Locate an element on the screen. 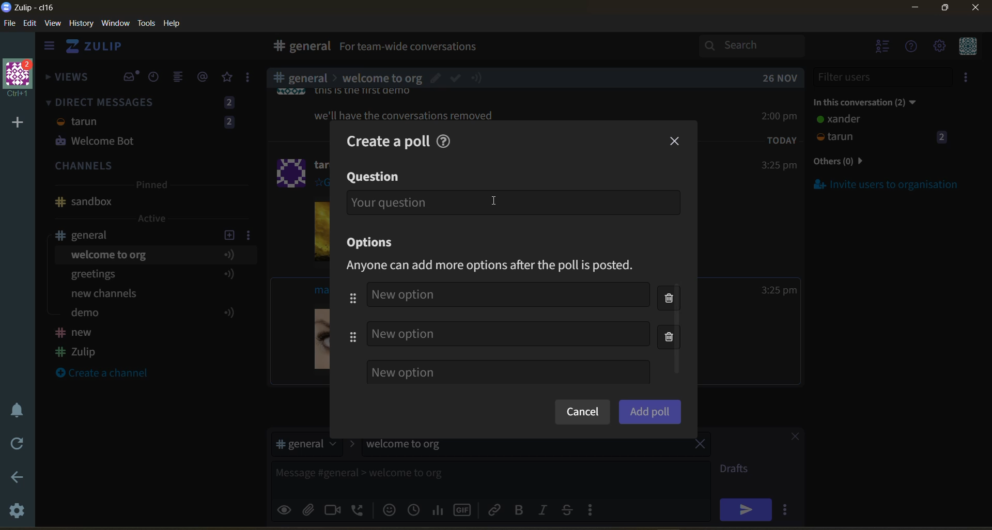  3:25 pm is located at coordinates (779, 290).